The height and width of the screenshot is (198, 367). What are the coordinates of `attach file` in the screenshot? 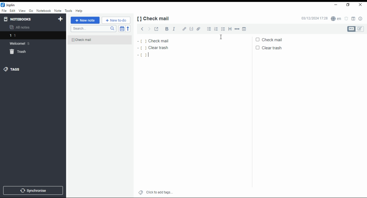 It's located at (198, 29).